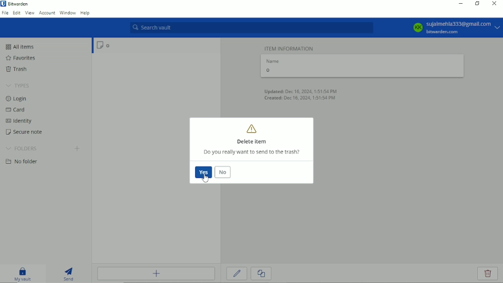  Describe the element at coordinates (461, 5) in the screenshot. I see `Minimize` at that location.